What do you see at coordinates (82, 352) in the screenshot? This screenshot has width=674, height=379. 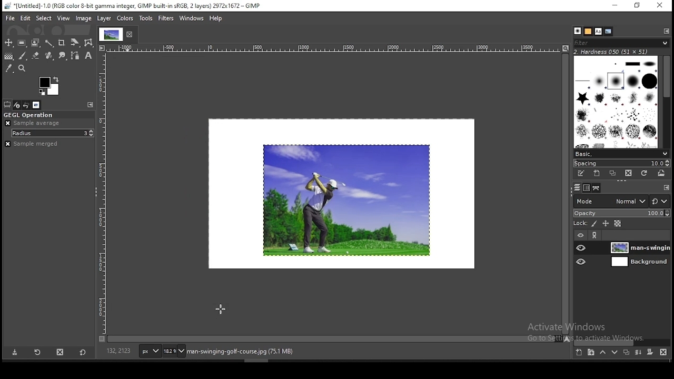 I see `restore to defaults` at bounding box center [82, 352].